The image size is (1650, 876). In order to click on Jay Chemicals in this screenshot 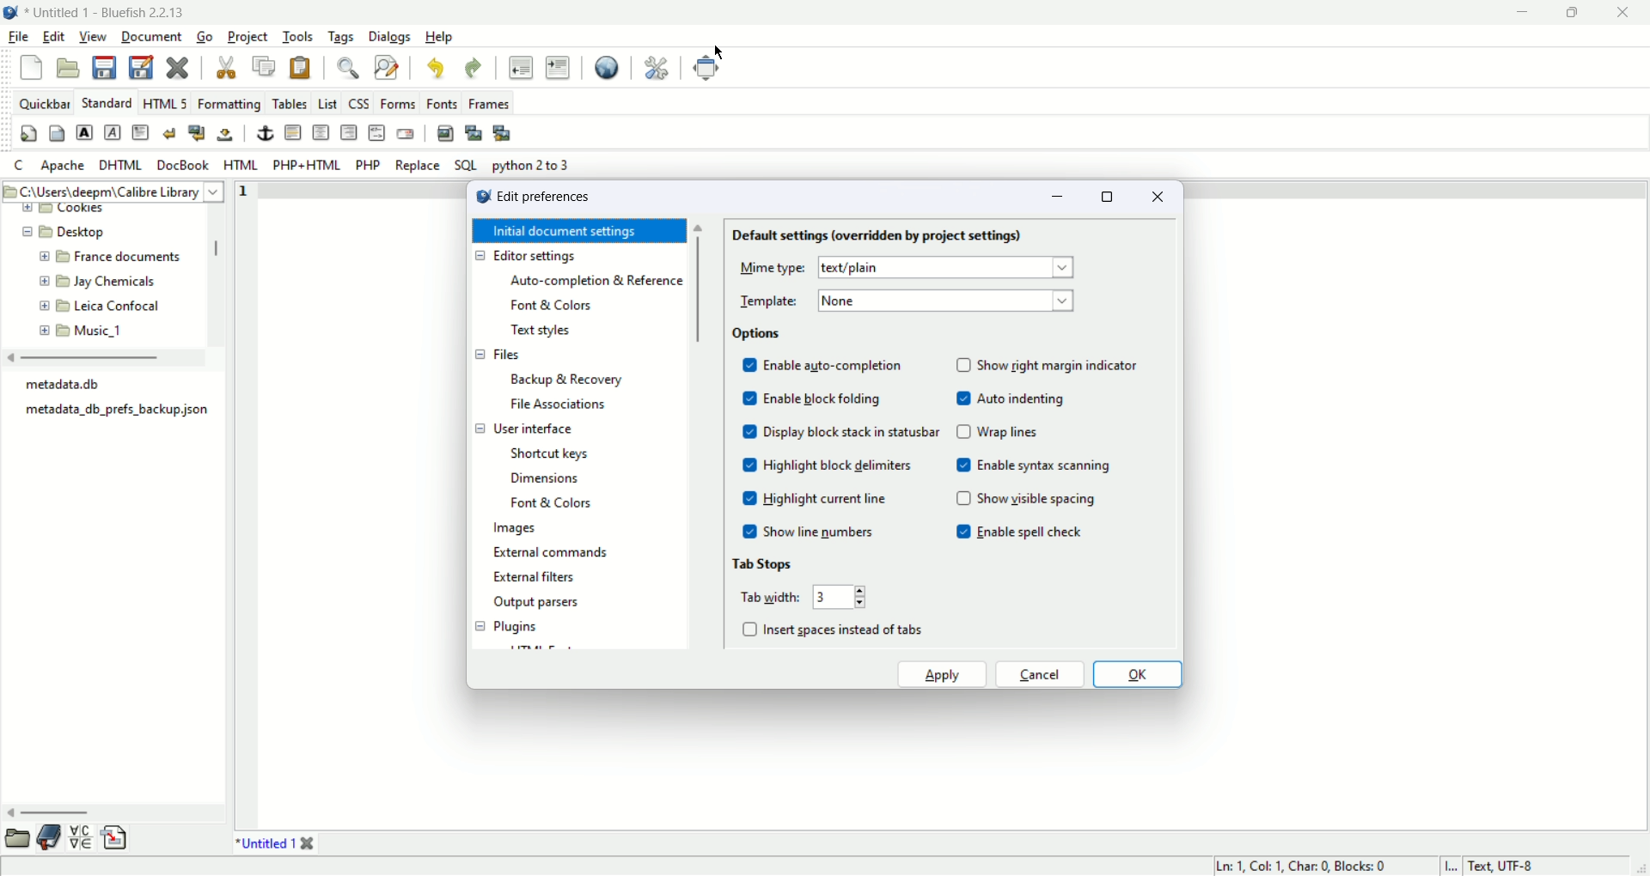, I will do `click(119, 284)`.